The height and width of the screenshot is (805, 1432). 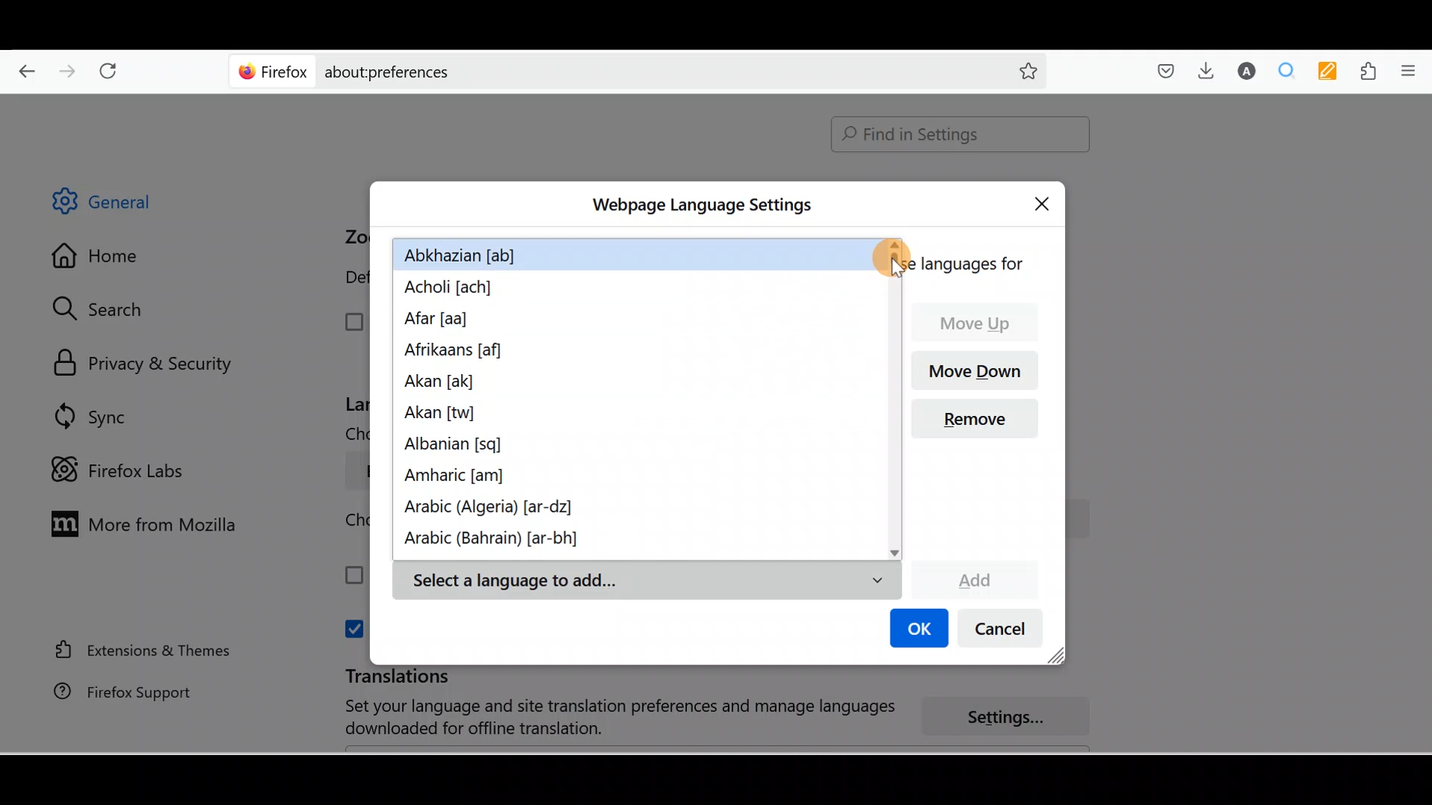 I want to click on Reload current page, so click(x=113, y=68).